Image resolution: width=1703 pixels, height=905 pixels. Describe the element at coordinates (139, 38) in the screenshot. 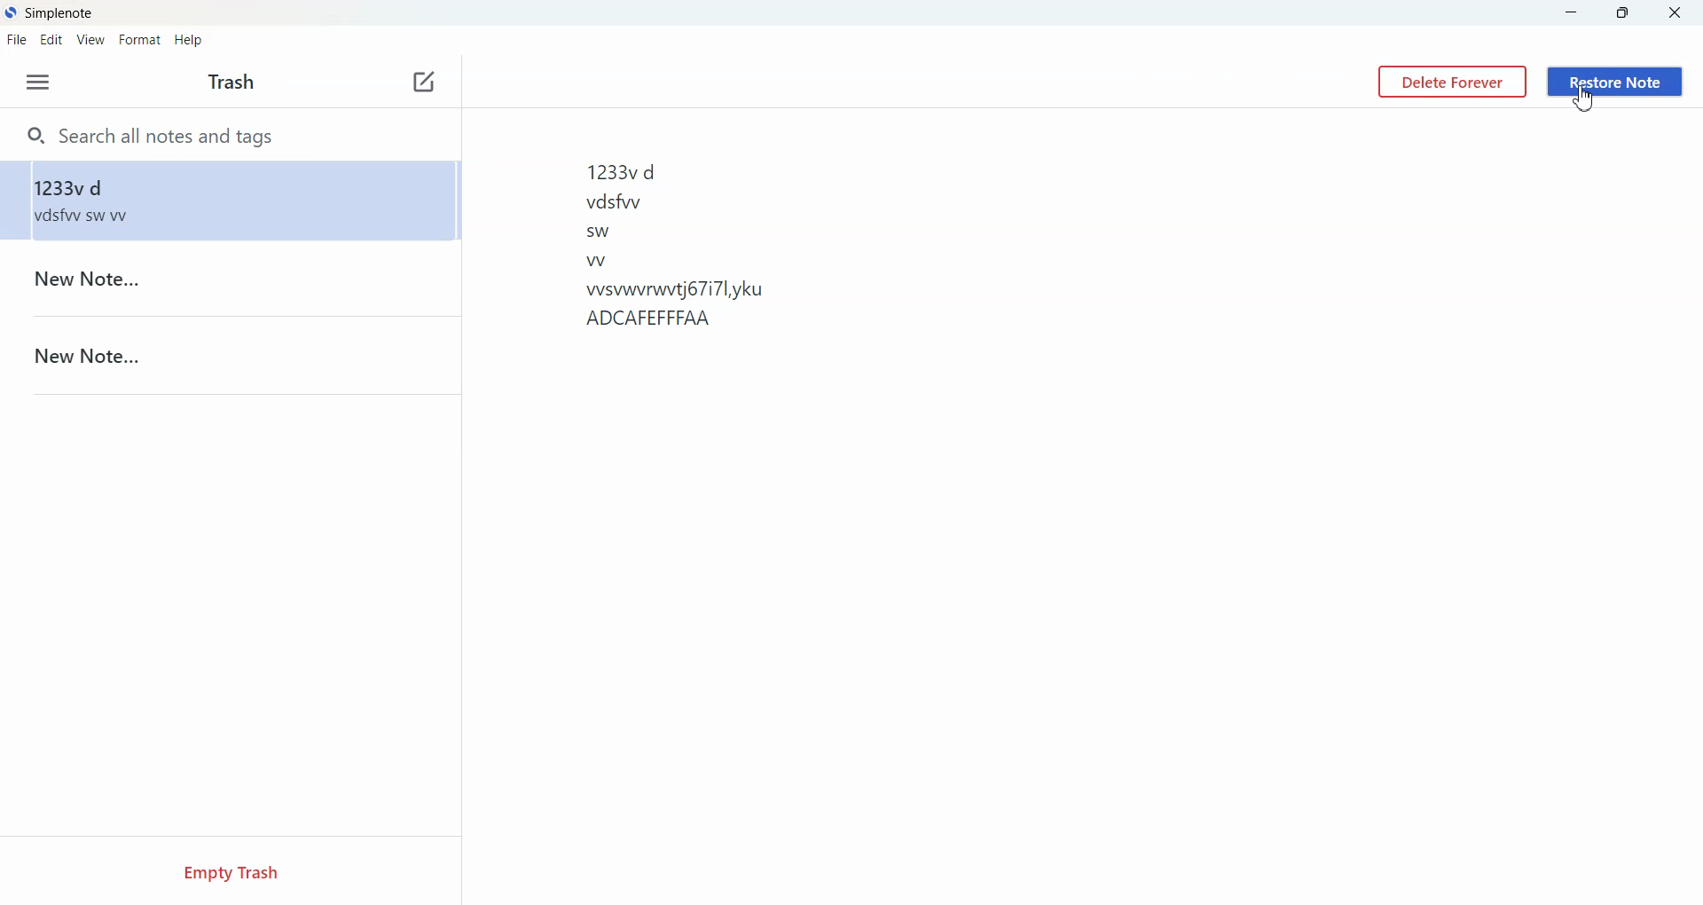

I see `Format` at that location.